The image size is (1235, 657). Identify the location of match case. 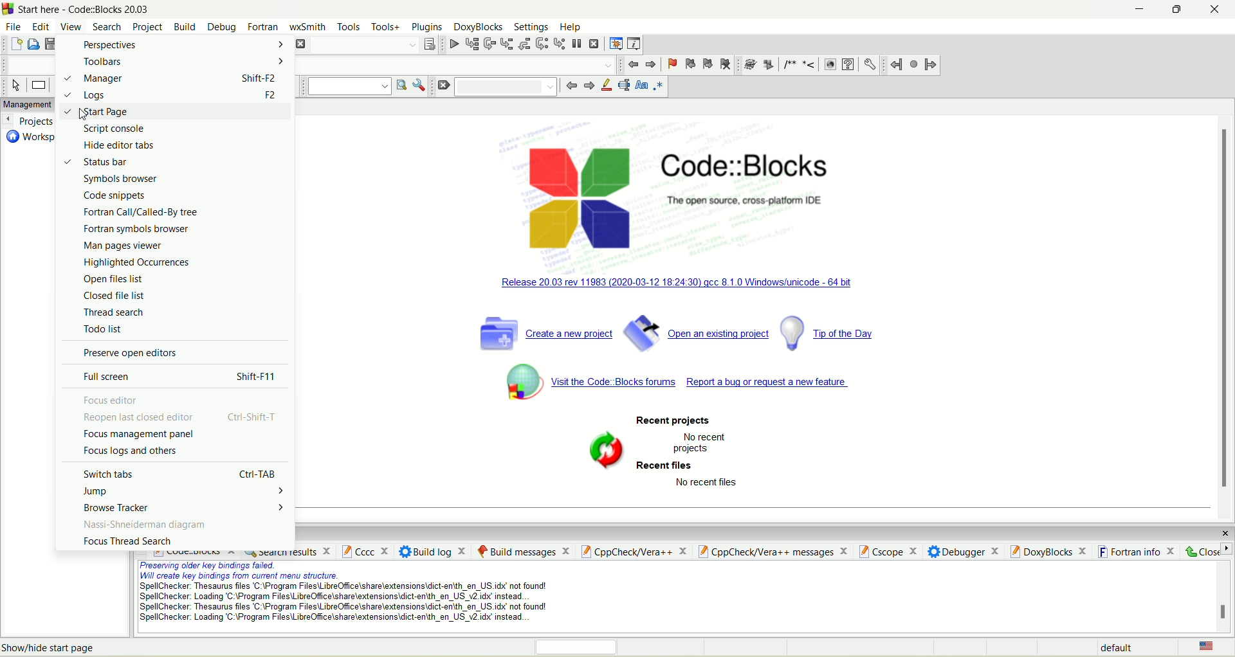
(642, 86).